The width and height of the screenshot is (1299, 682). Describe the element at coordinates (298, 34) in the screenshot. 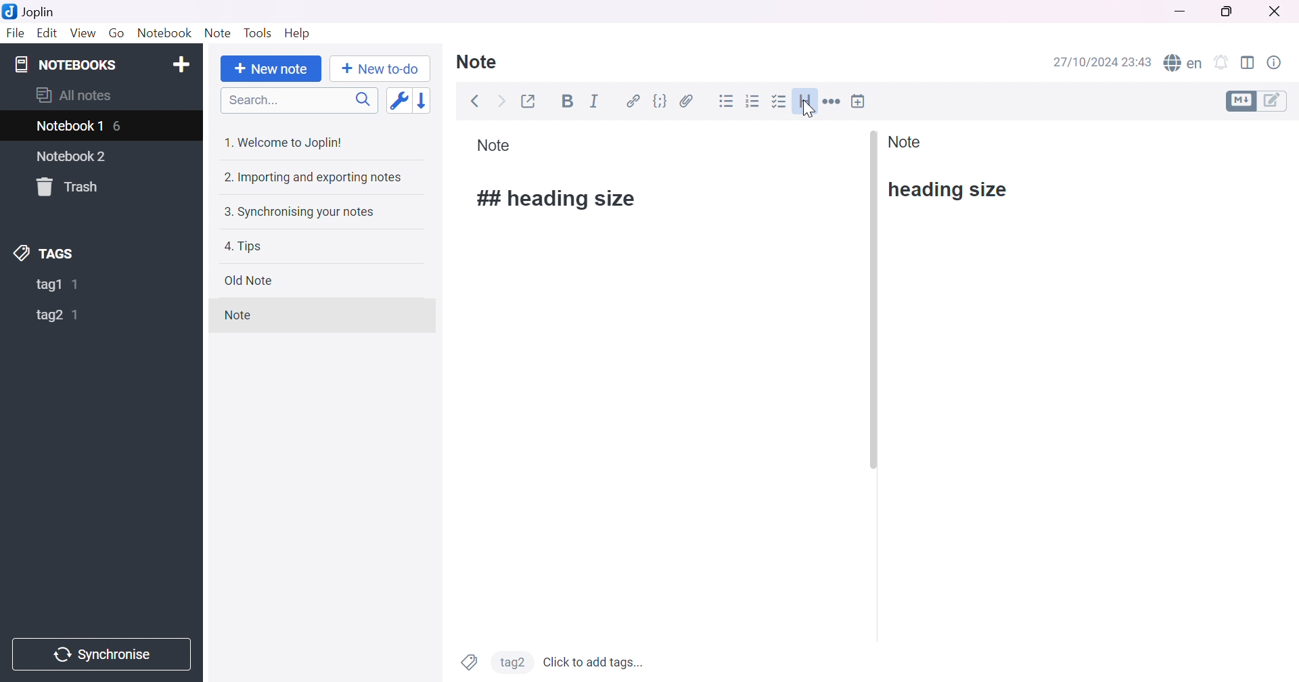

I see `Help` at that location.